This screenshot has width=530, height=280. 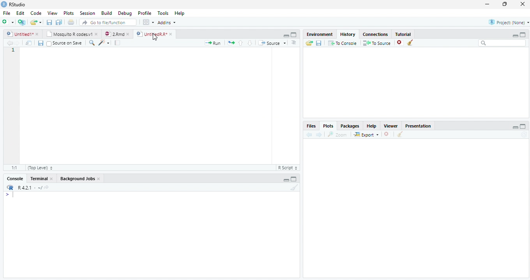 What do you see at coordinates (319, 34) in the screenshot?
I see `Environment` at bounding box center [319, 34].